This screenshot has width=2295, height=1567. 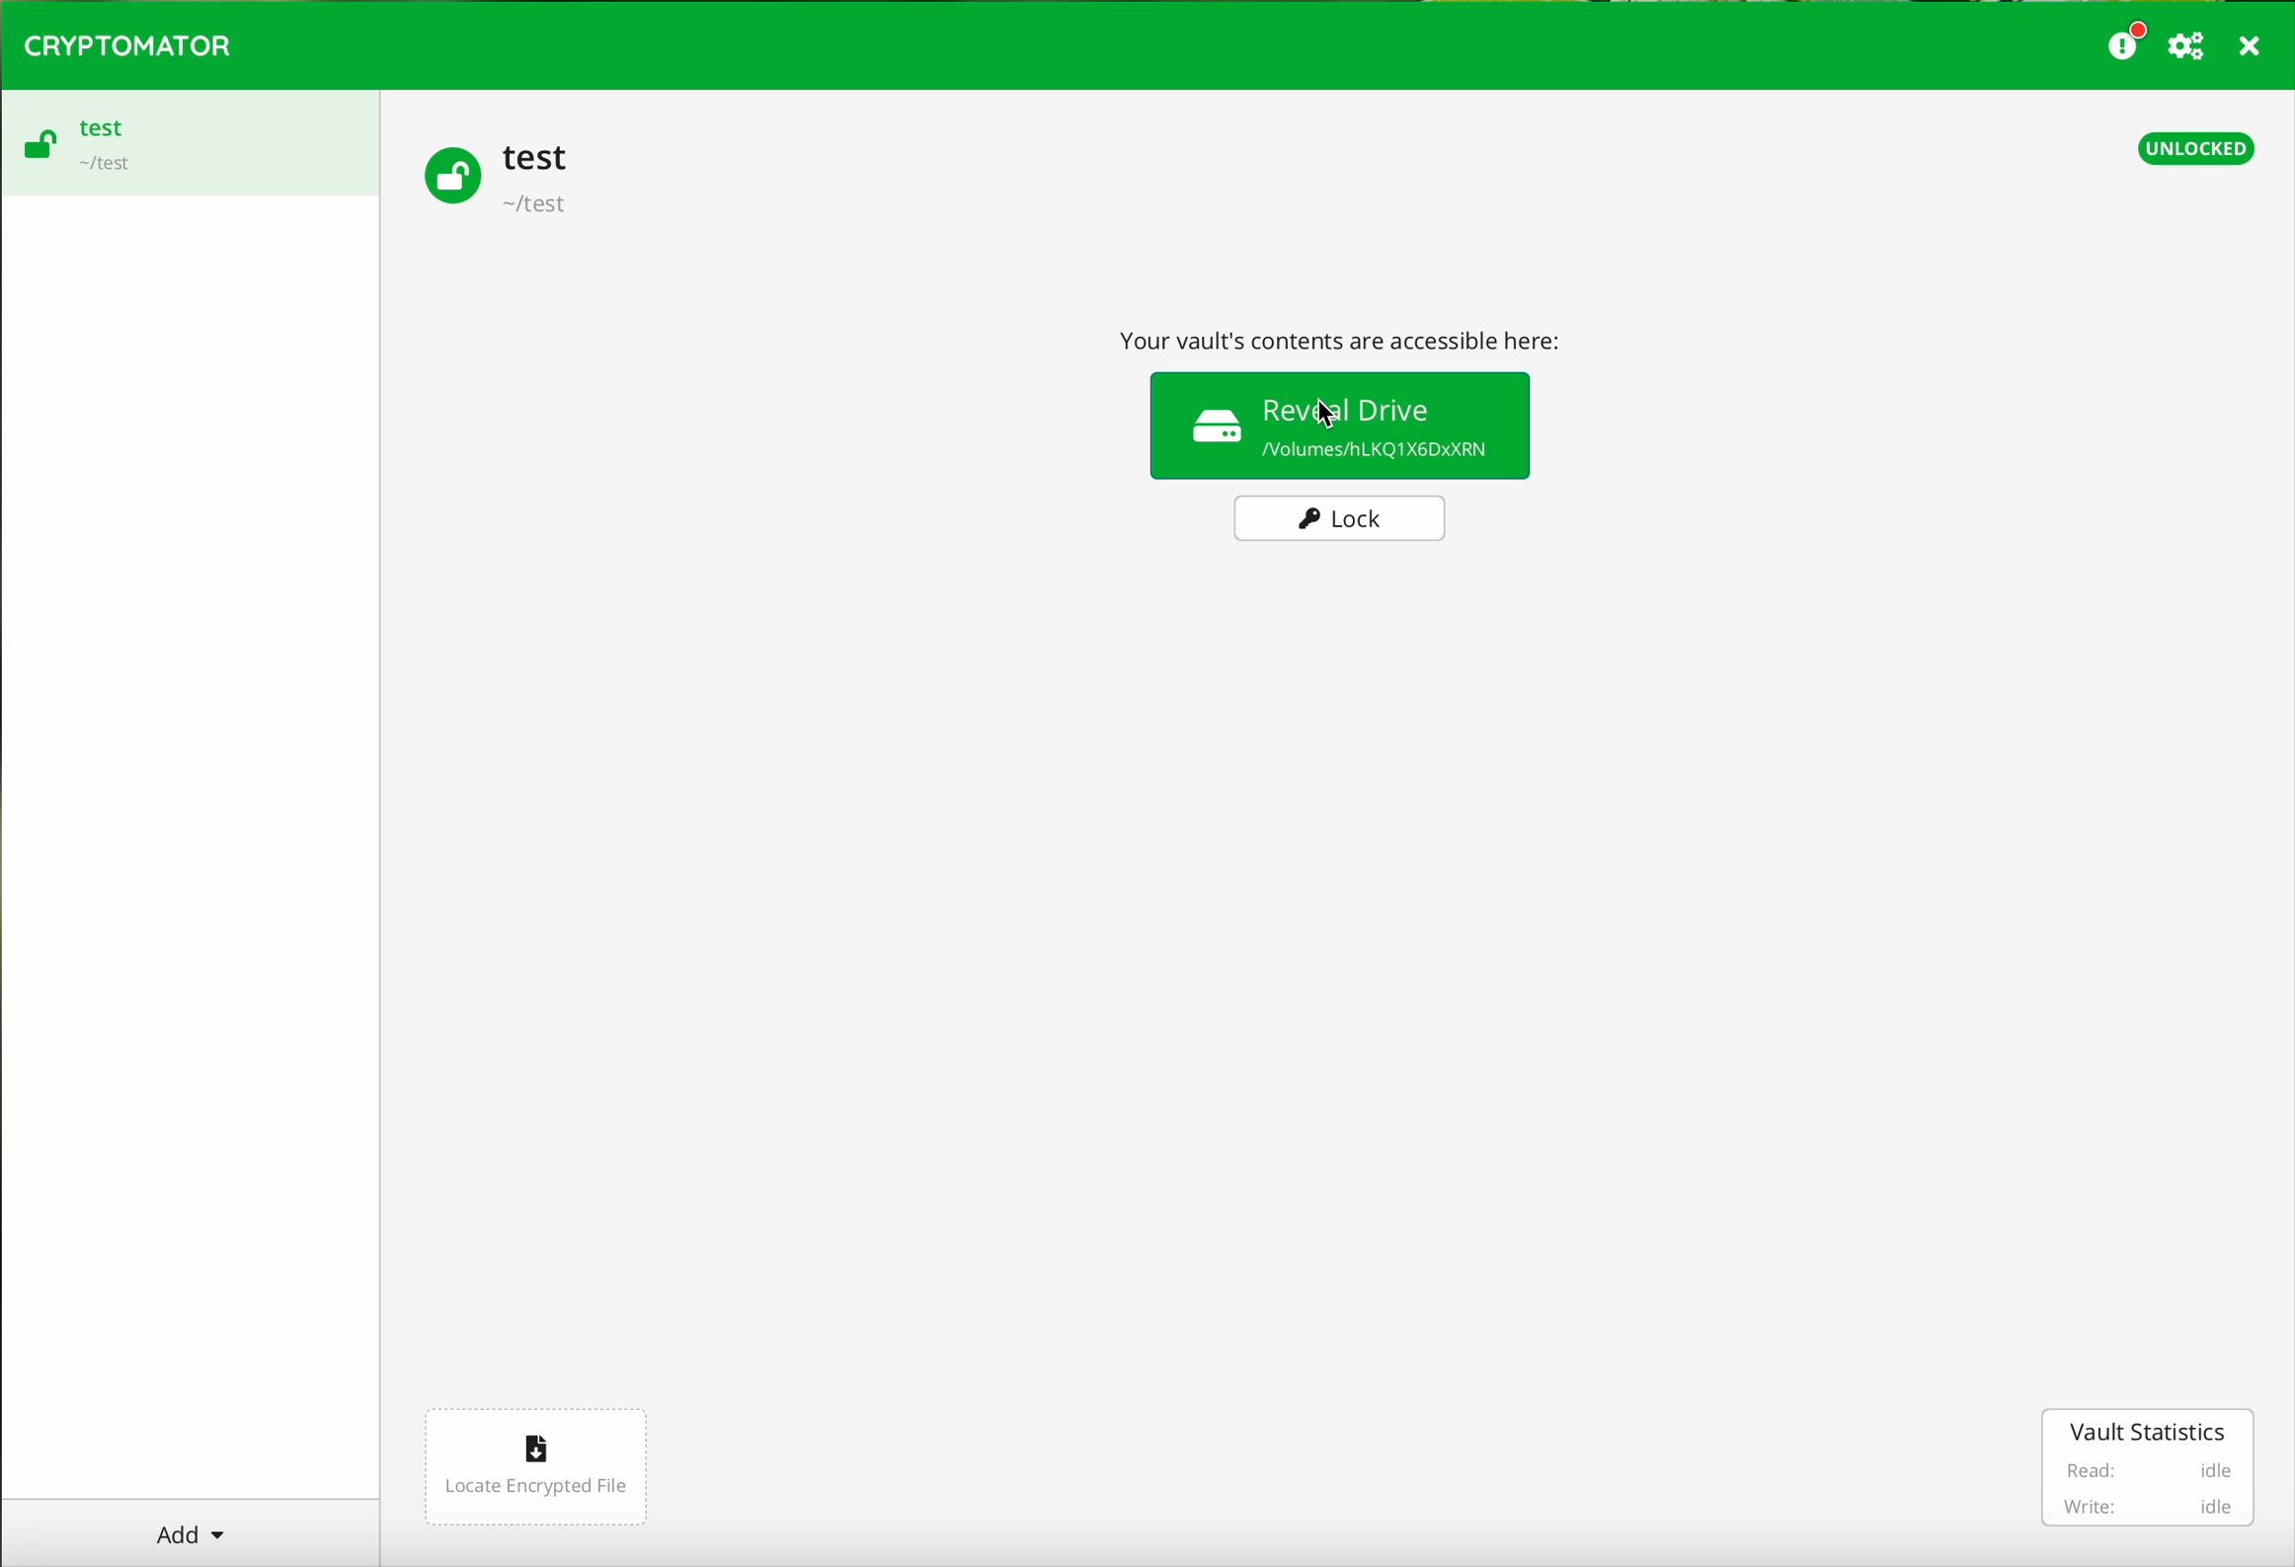 I want to click on reveal drive, so click(x=1344, y=422).